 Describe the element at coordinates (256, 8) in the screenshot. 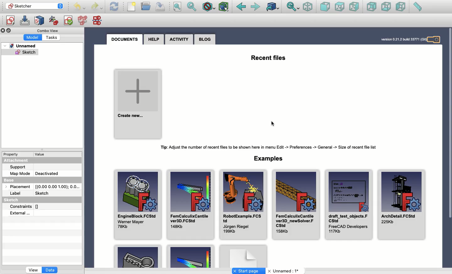

I see `Forward` at that location.